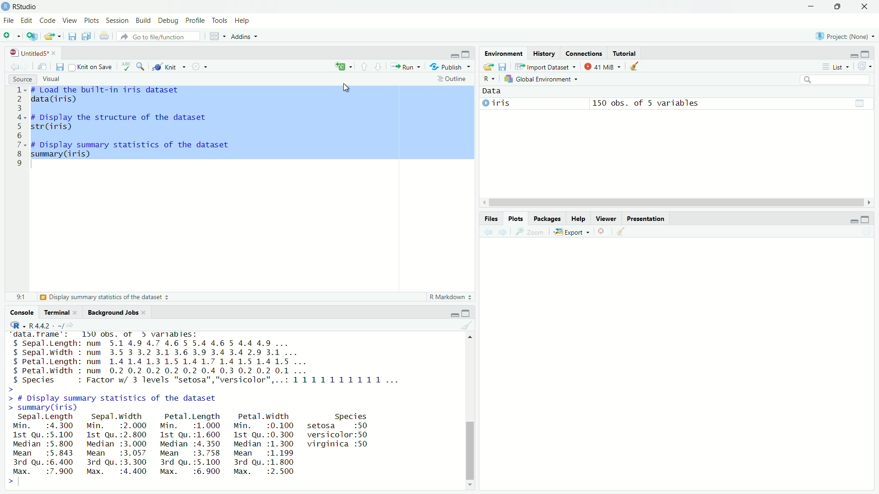 The height and width of the screenshot is (494, 879). What do you see at coordinates (488, 231) in the screenshot?
I see `Previous plot` at bounding box center [488, 231].